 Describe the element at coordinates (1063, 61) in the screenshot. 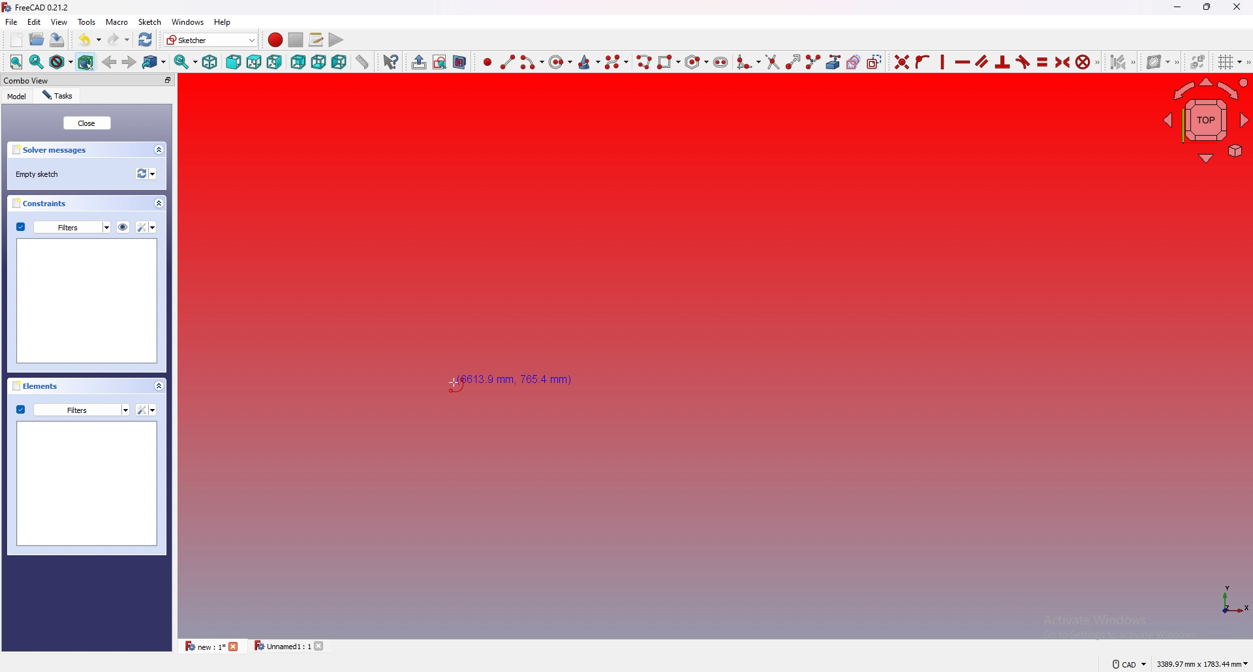

I see `constrain symmetrical` at that location.